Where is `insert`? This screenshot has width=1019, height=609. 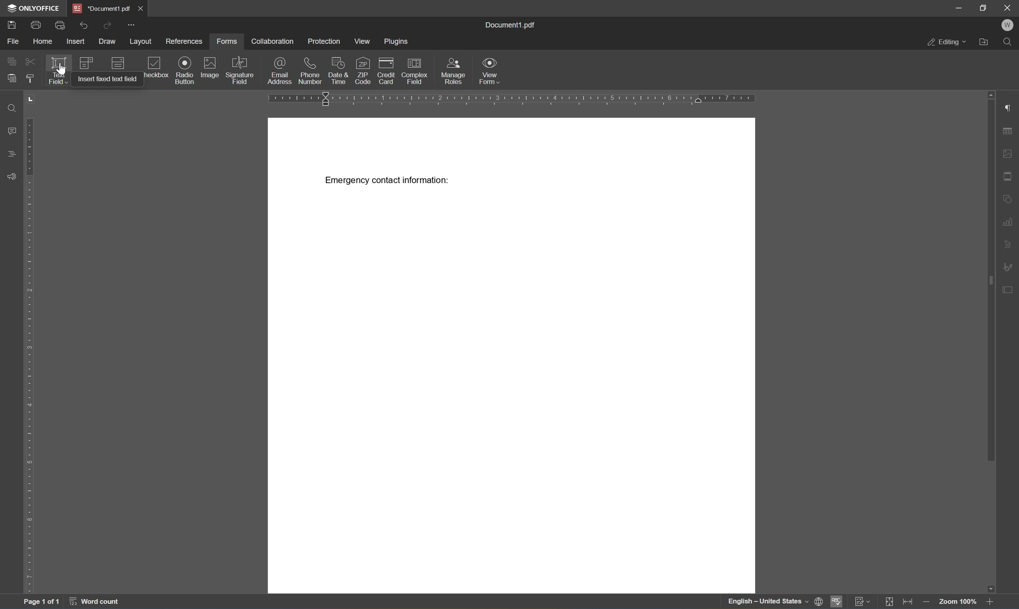 insert is located at coordinates (76, 42).